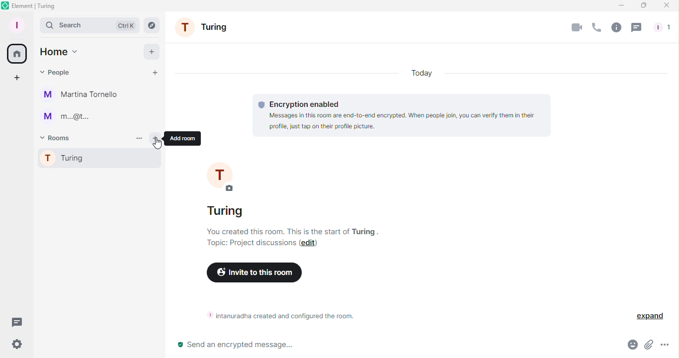 This screenshot has width=679, height=358. I want to click on Invite to this room, so click(253, 273).